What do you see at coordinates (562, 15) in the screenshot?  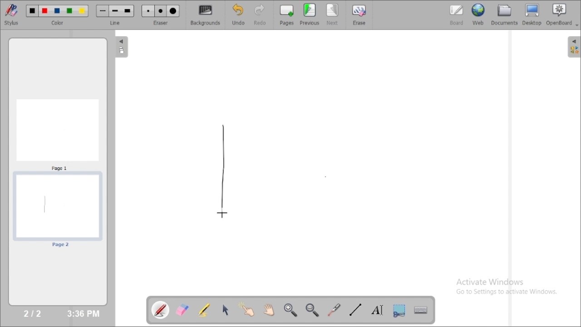 I see `openboard` at bounding box center [562, 15].